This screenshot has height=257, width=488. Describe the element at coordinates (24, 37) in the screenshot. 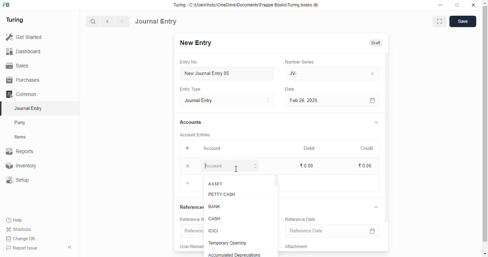

I see `get started` at that location.